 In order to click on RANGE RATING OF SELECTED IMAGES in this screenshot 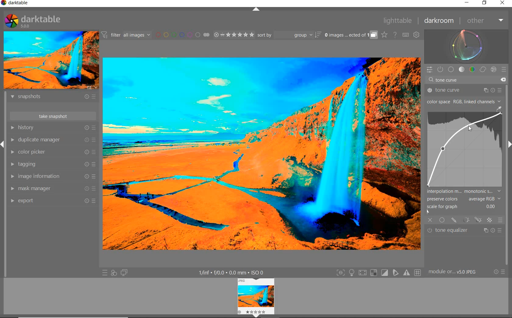, I will do `click(234, 34)`.